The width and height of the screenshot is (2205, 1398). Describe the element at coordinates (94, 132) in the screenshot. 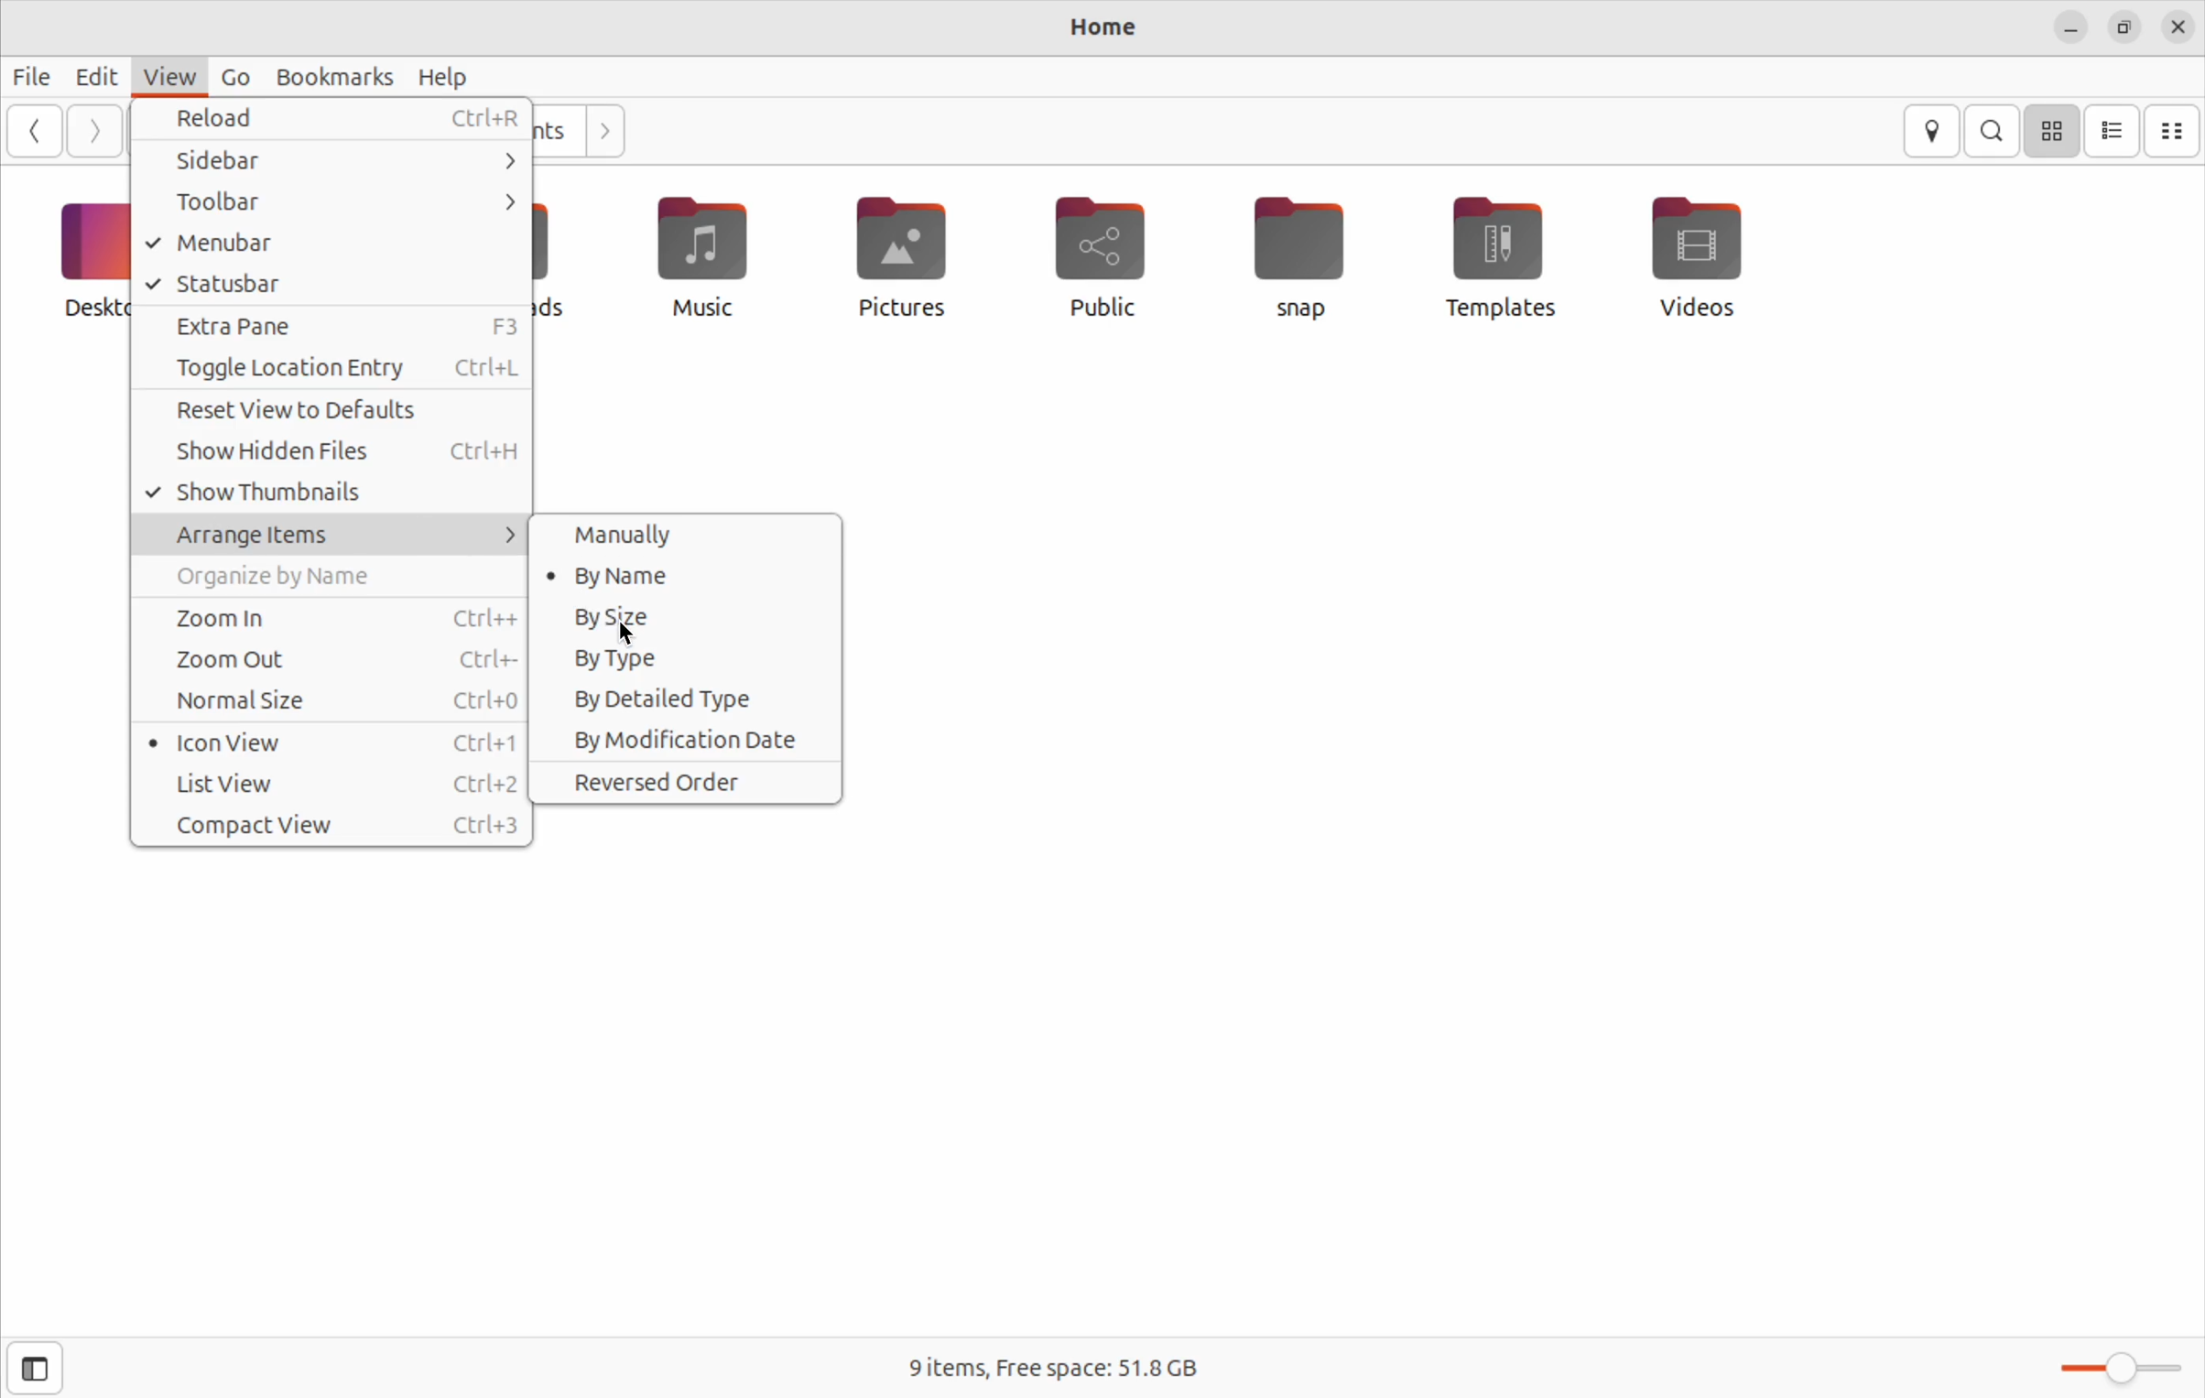

I see `Go next` at that location.